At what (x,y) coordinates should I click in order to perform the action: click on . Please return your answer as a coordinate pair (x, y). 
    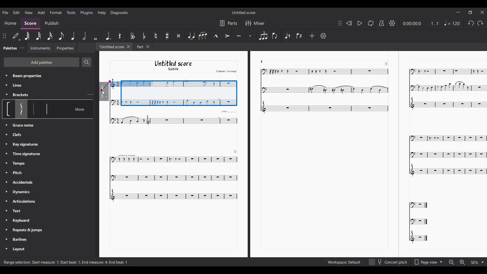
    Looking at the image, I should click on (222, 23).